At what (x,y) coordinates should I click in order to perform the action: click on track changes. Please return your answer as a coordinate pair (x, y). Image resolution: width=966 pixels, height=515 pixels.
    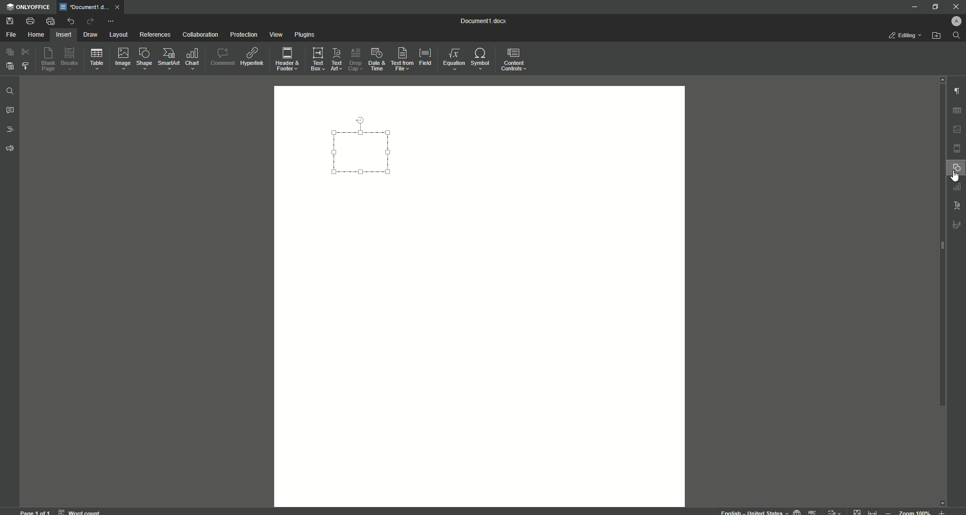
    Looking at the image, I should click on (835, 511).